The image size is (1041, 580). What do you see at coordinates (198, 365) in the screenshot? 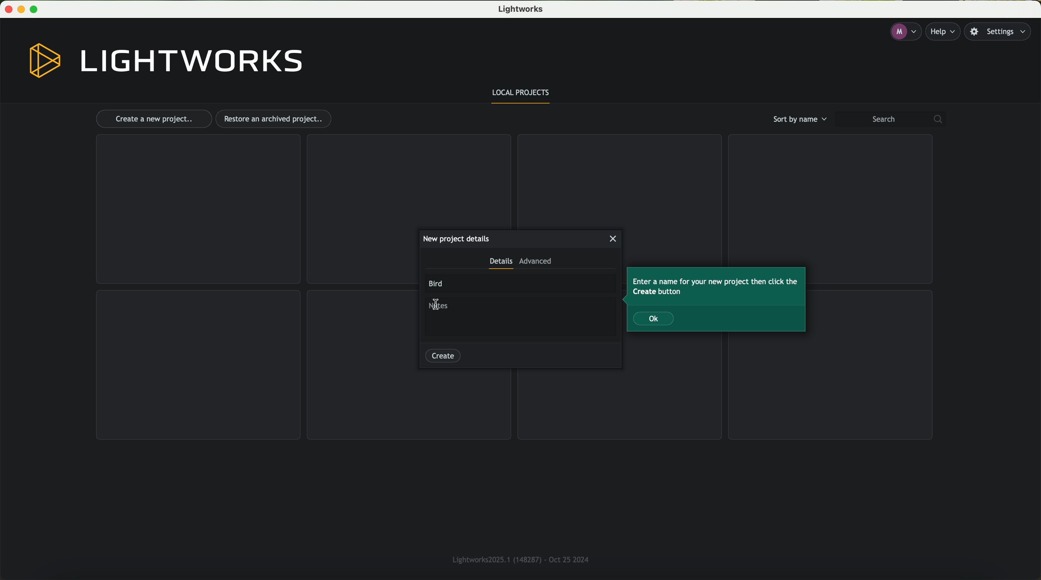
I see `grid` at bounding box center [198, 365].